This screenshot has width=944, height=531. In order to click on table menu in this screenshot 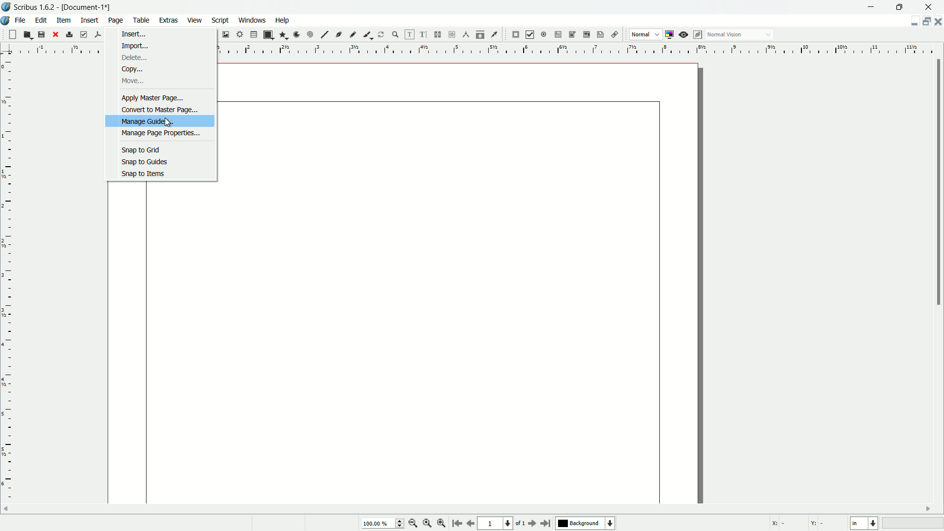, I will do `click(142, 20)`.